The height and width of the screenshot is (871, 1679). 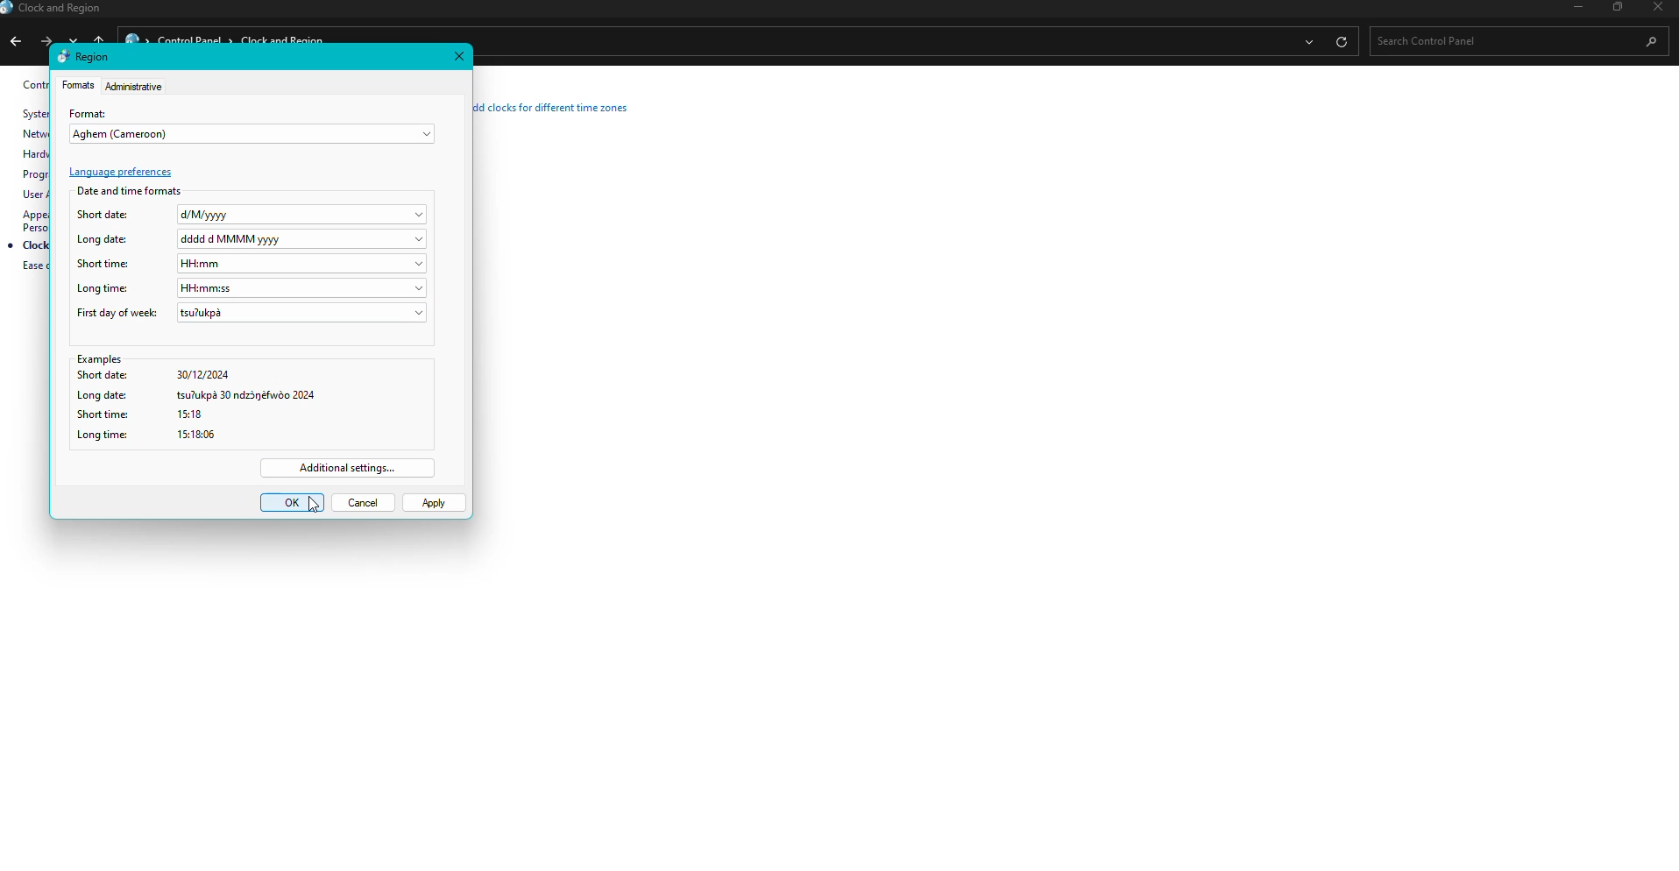 What do you see at coordinates (1614, 8) in the screenshot?
I see `Restore` at bounding box center [1614, 8].